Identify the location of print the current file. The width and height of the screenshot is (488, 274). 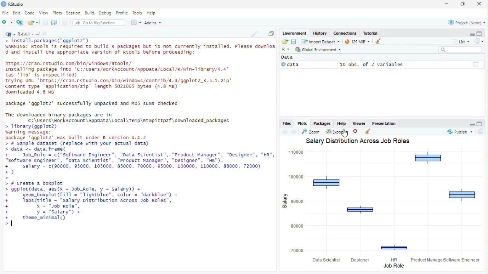
(66, 22).